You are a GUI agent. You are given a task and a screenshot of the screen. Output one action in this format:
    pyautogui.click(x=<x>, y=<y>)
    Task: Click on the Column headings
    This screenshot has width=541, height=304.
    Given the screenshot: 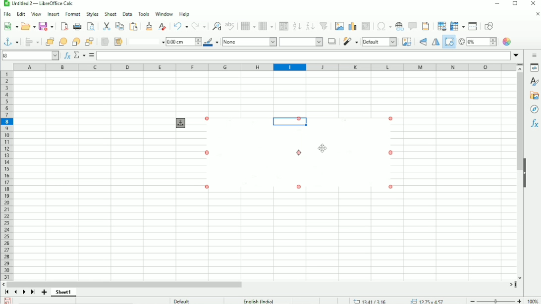 What is the action you would take?
    pyautogui.click(x=264, y=67)
    